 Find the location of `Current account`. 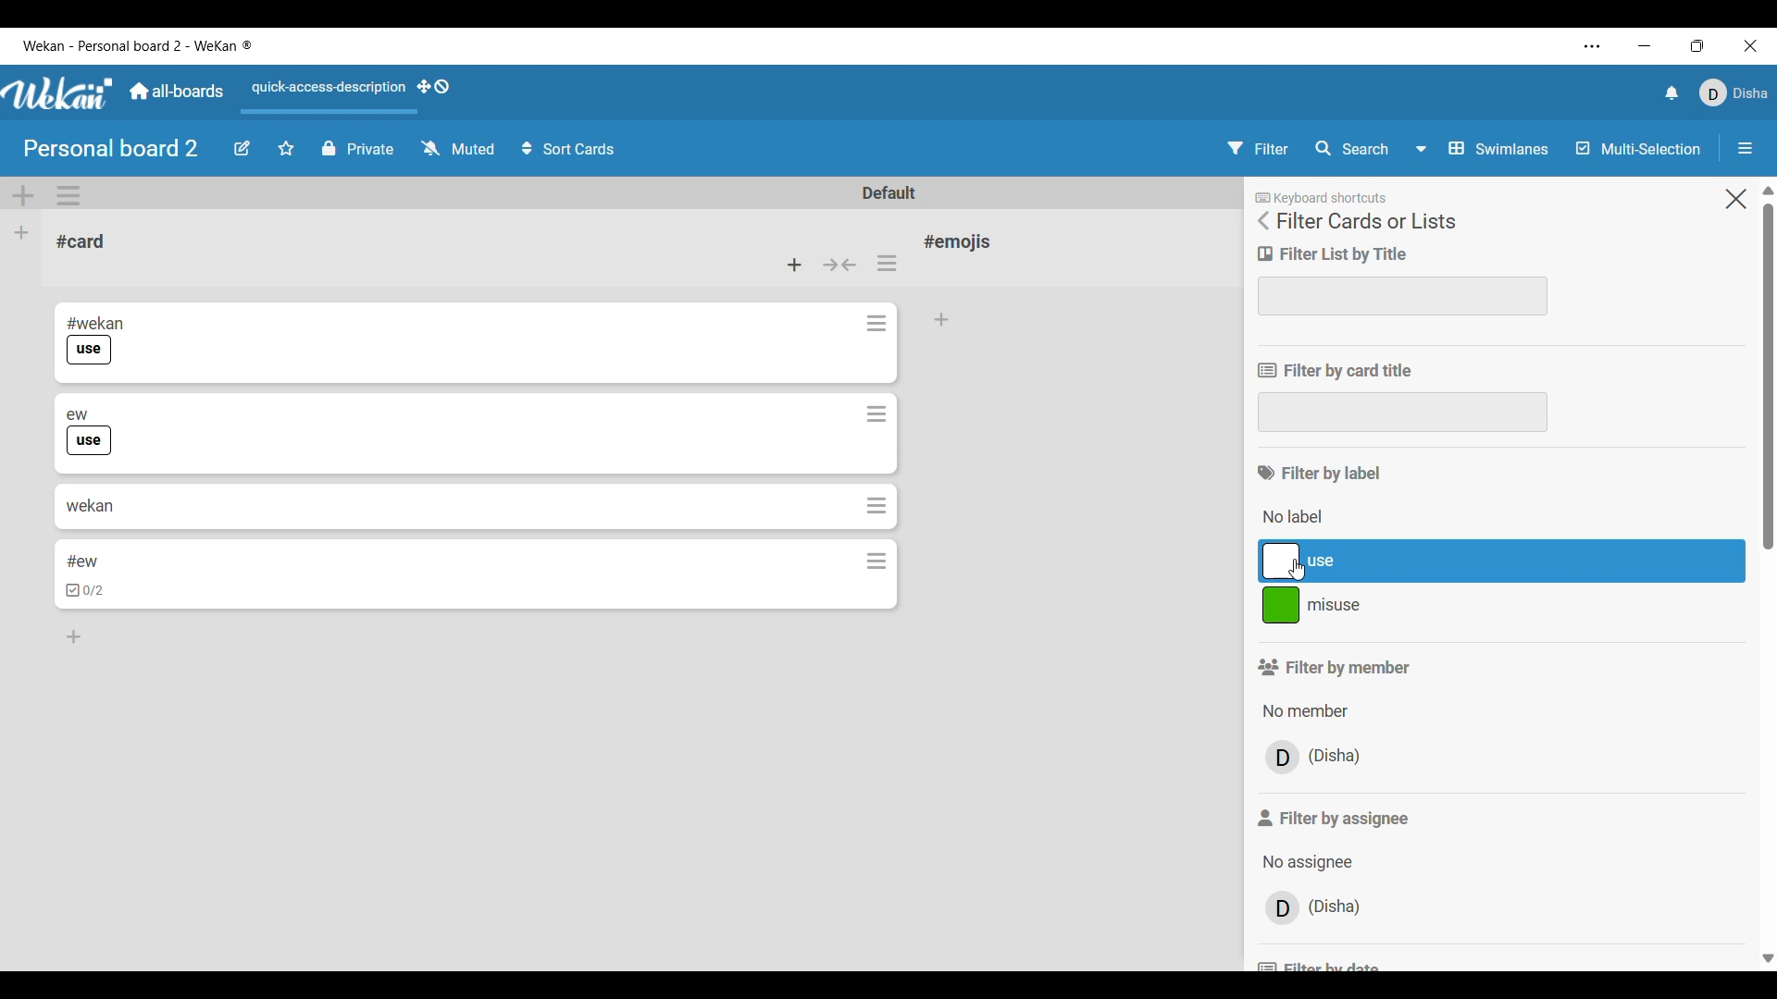

Current account is located at coordinates (1733, 92).